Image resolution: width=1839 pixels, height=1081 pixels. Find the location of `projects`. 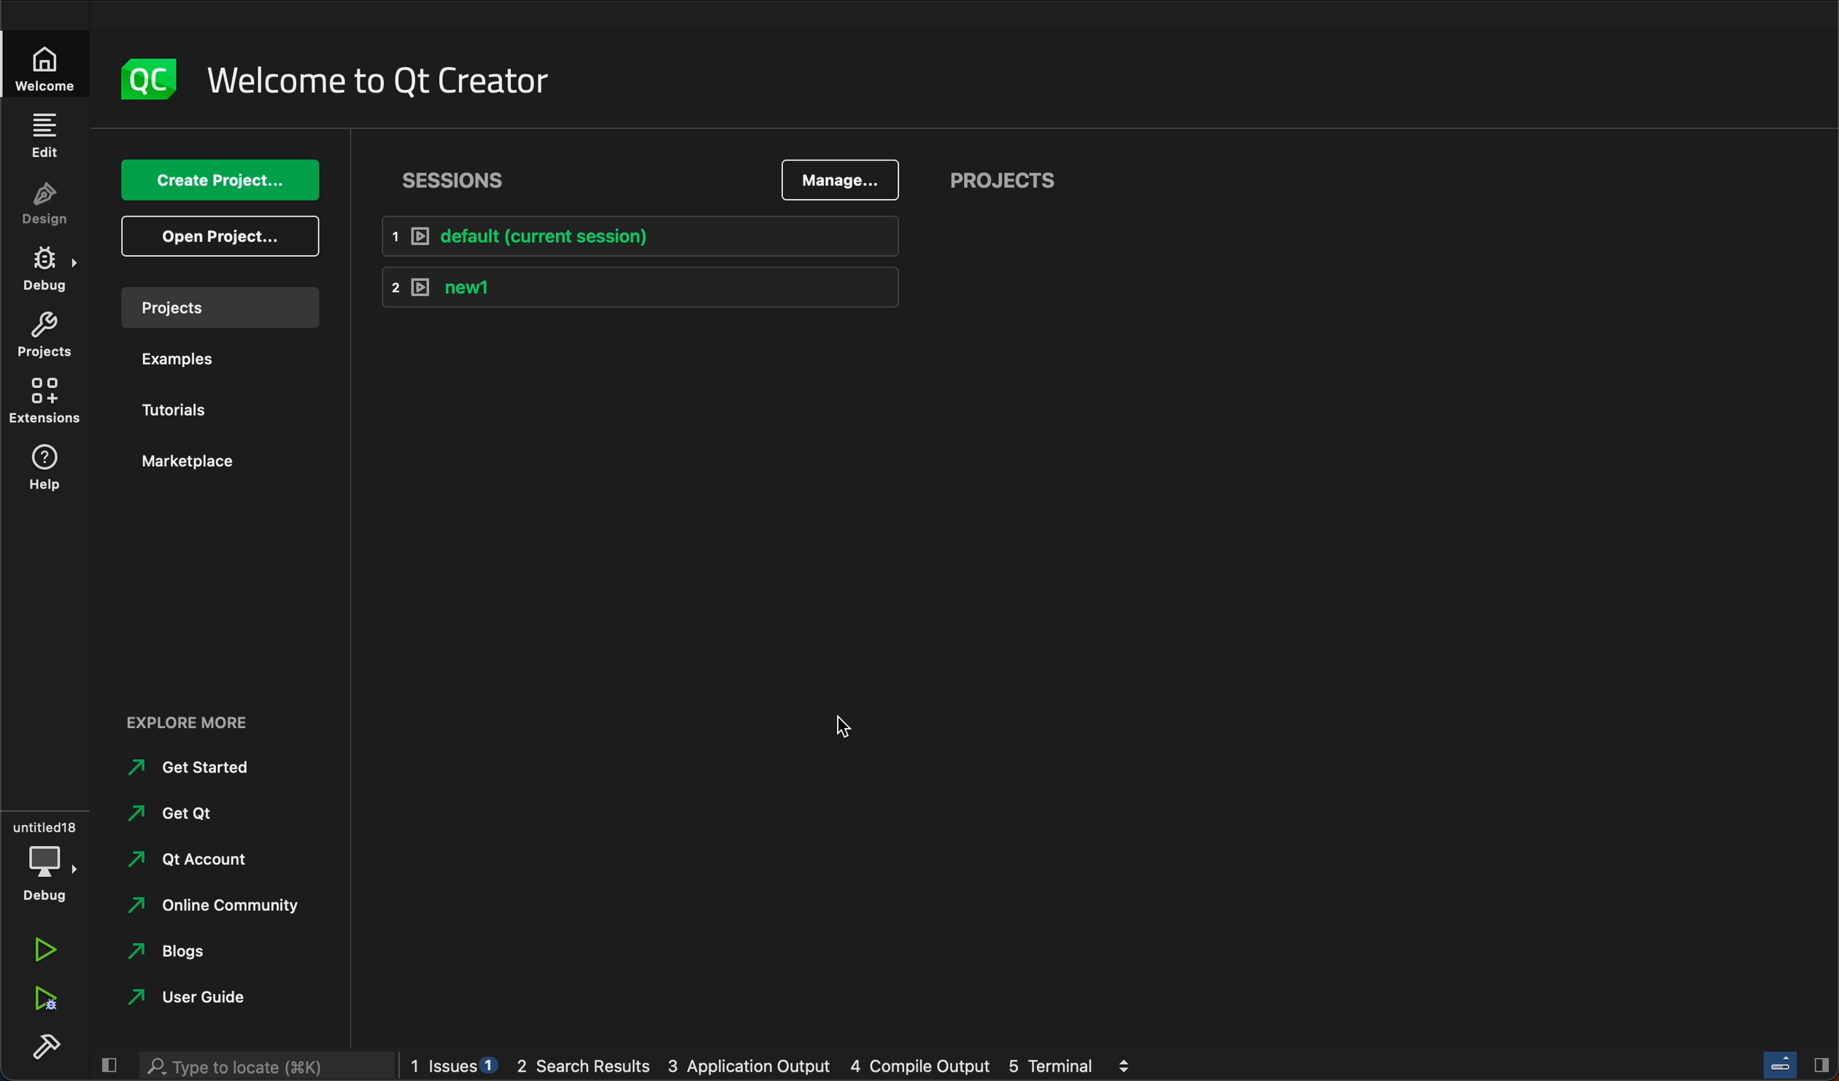

projects is located at coordinates (1020, 182).